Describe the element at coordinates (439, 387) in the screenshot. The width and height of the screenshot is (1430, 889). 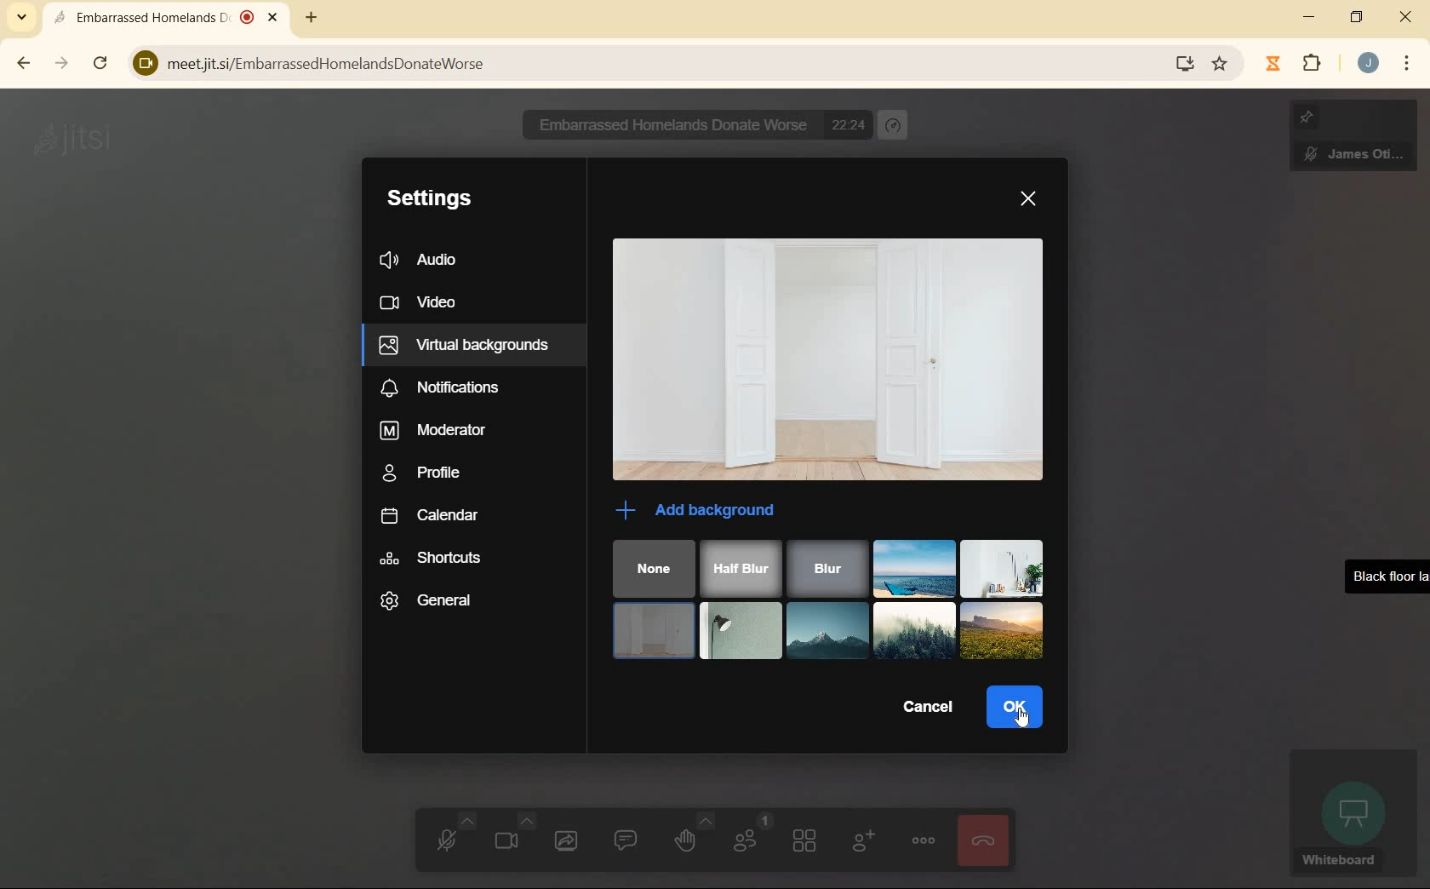
I see `notifications` at that location.